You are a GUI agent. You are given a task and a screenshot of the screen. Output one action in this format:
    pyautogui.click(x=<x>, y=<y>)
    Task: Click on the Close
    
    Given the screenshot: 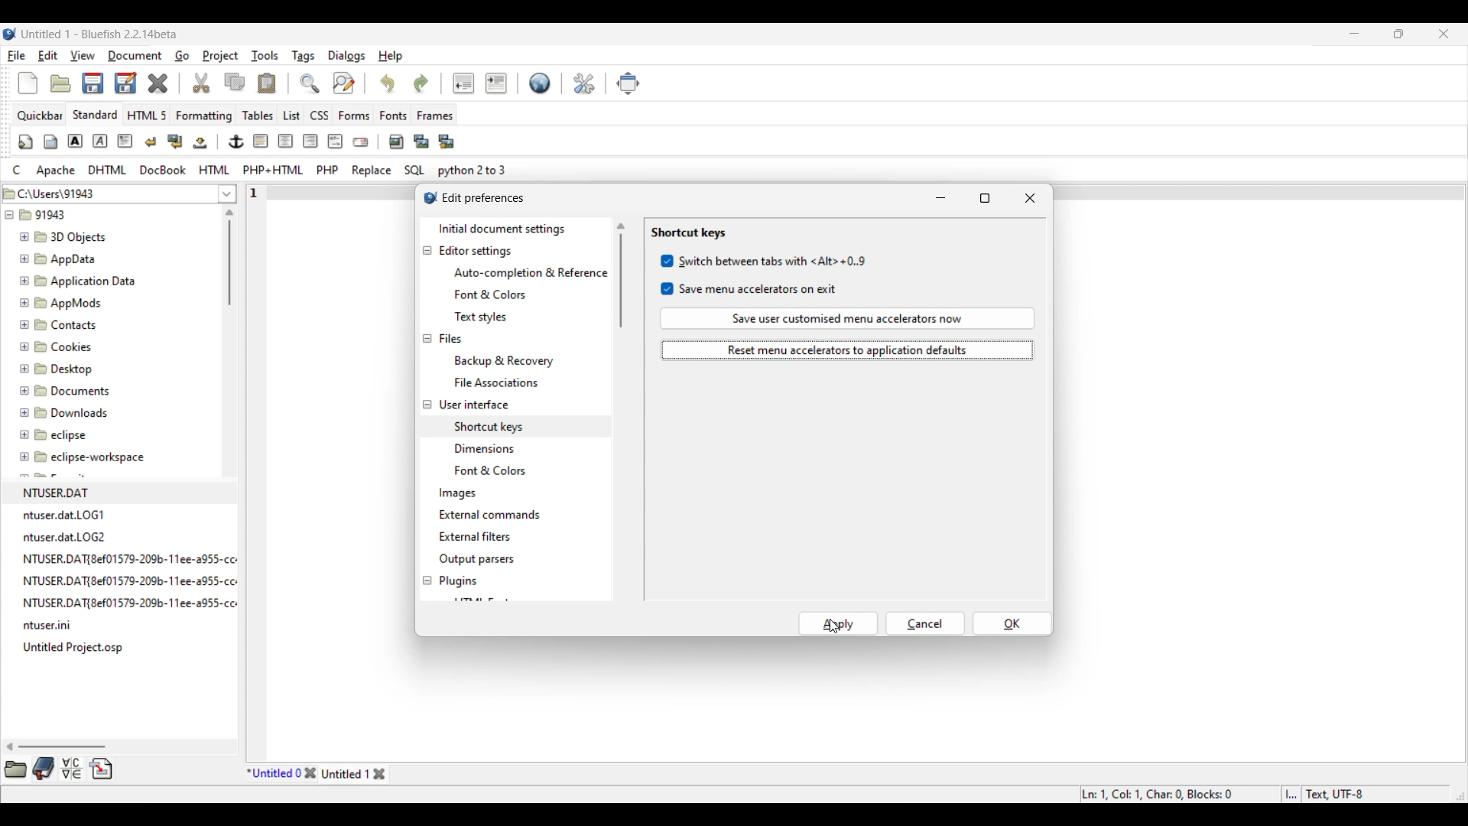 What is the action you would take?
    pyautogui.click(x=158, y=83)
    